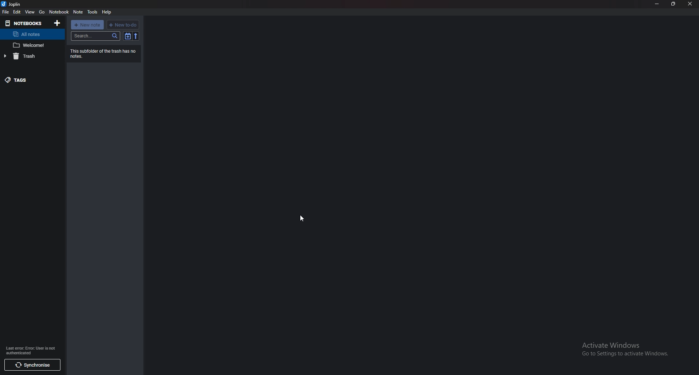 The height and width of the screenshot is (375, 699). I want to click on search, so click(96, 36).